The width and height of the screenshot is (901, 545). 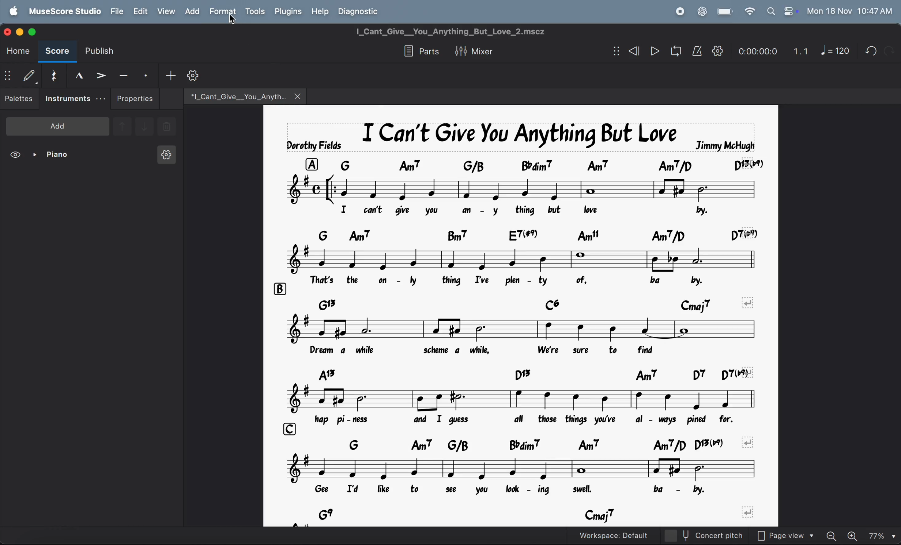 What do you see at coordinates (235, 22) in the screenshot?
I see `cursor` at bounding box center [235, 22].